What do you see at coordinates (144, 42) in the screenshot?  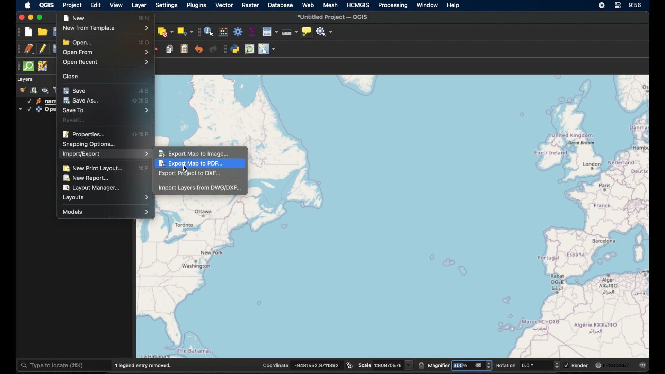 I see `open shortcut` at bounding box center [144, 42].